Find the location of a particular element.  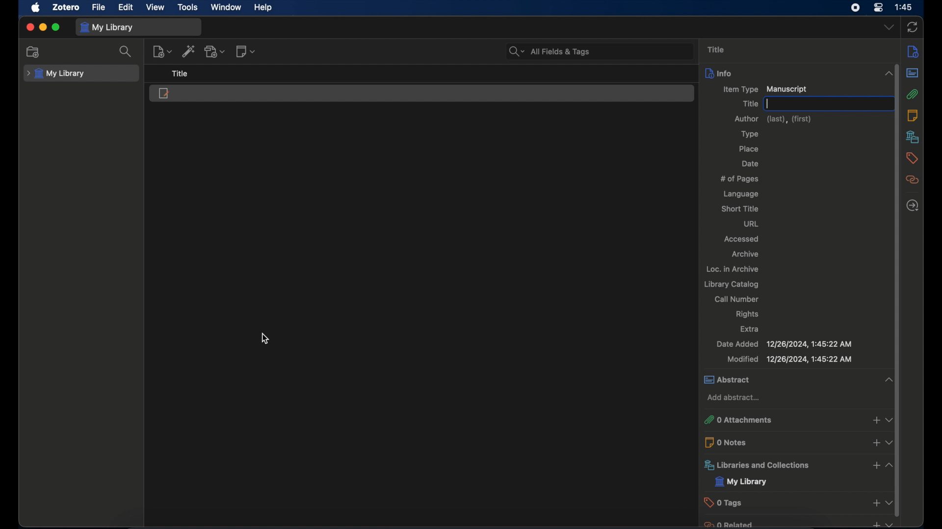

0 tags is located at coordinates (800, 502).